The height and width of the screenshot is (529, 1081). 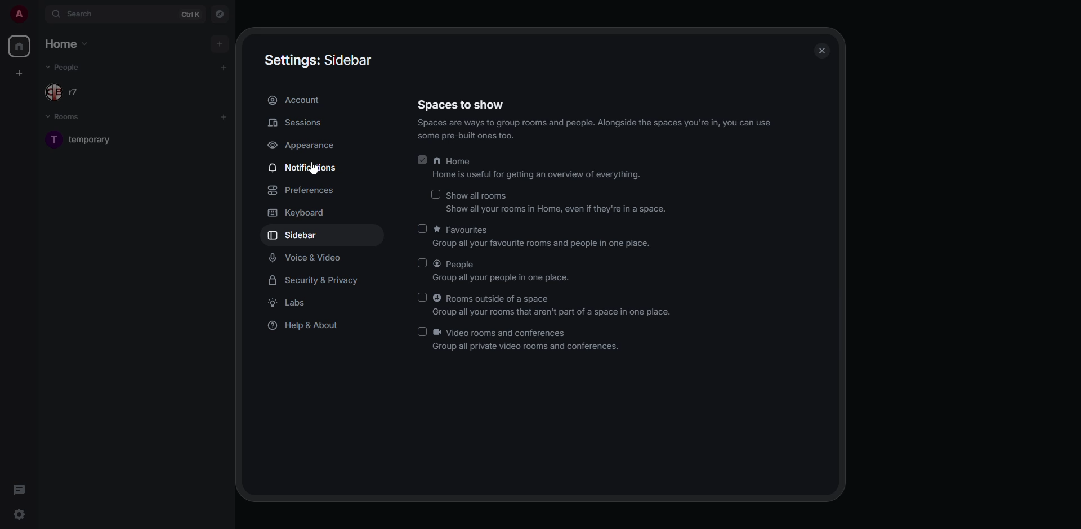 What do you see at coordinates (65, 68) in the screenshot?
I see `people` at bounding box center [65, 68].